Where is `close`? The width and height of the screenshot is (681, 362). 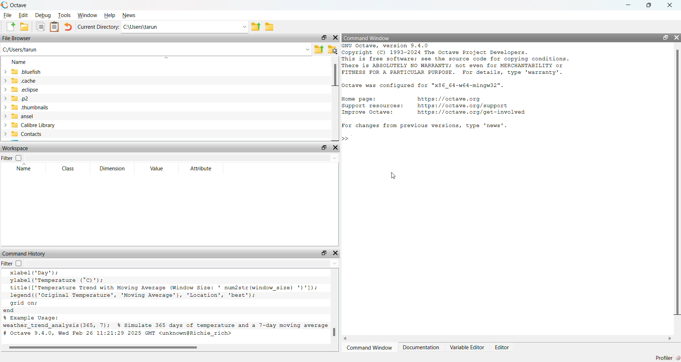 close is located at coordinates (338, 253).